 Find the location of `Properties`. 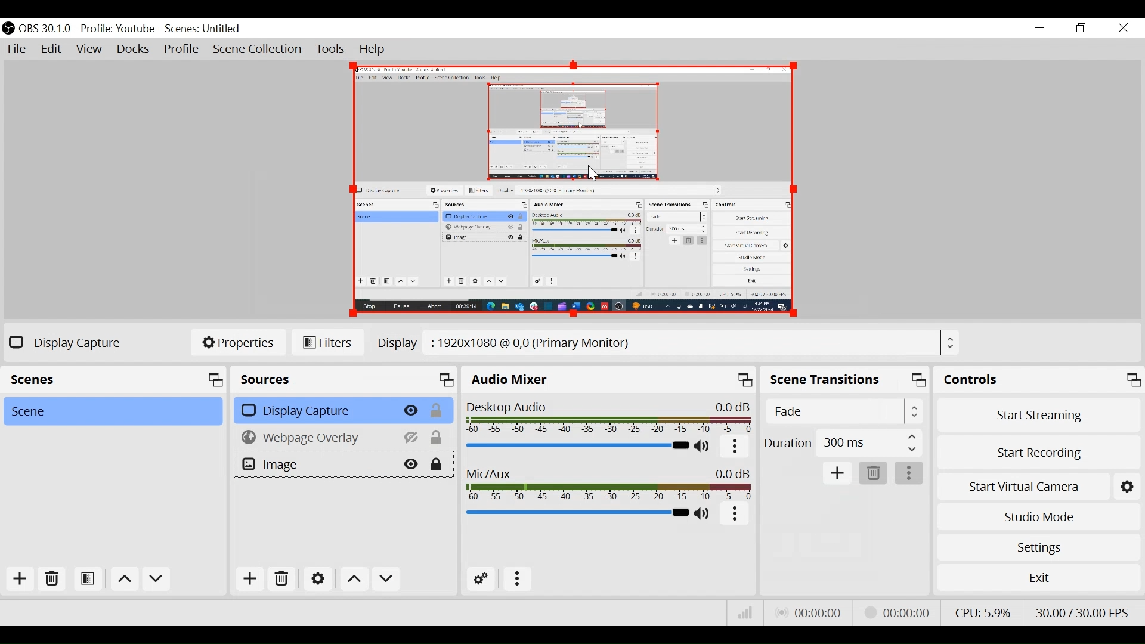

Properties is located at coordinates (238, 342).